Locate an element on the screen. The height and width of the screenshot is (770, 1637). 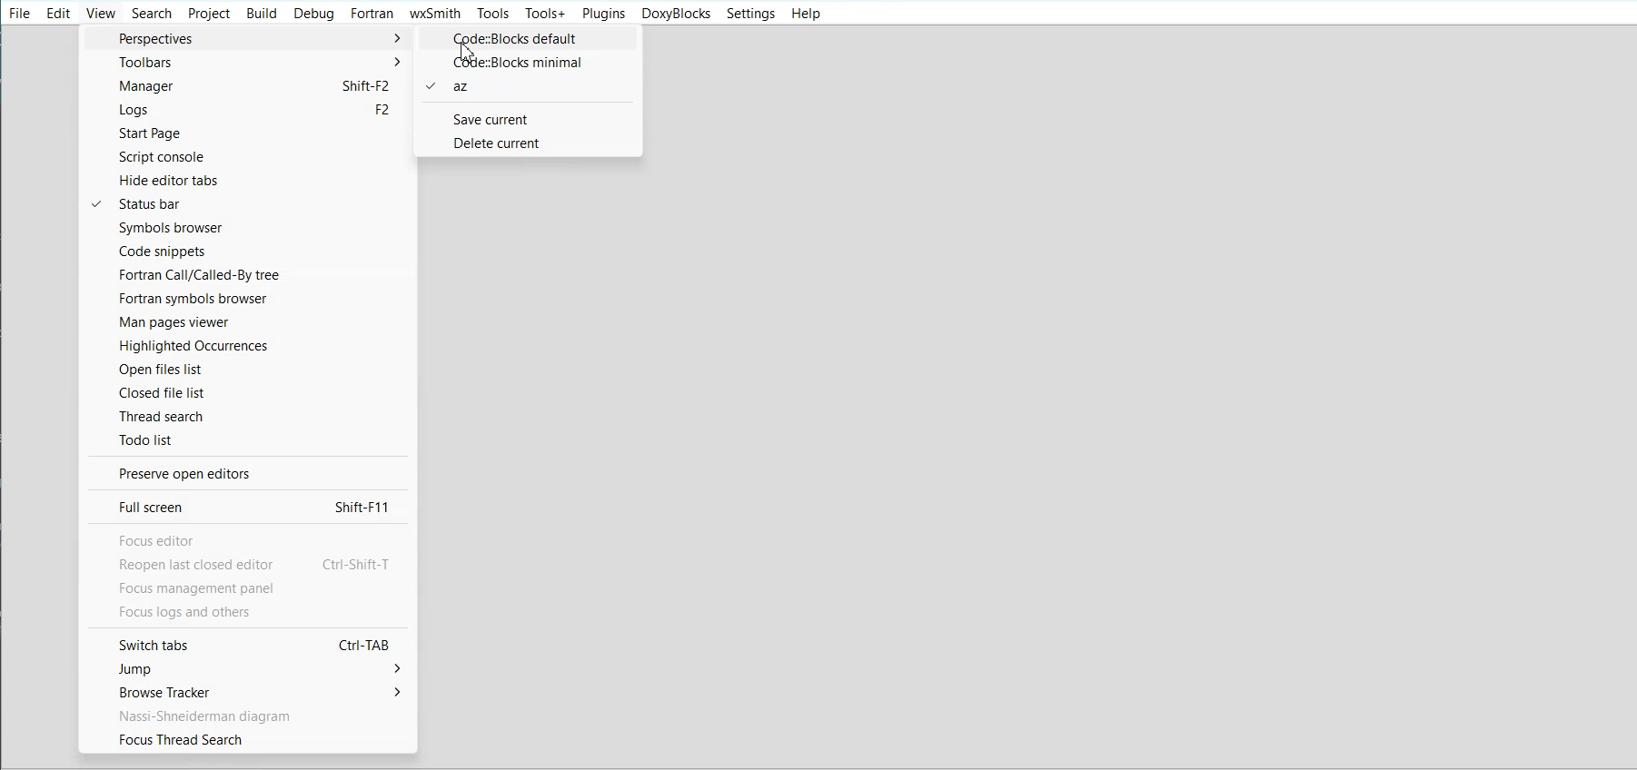
Toolbars is located at coordinates (249, 64).